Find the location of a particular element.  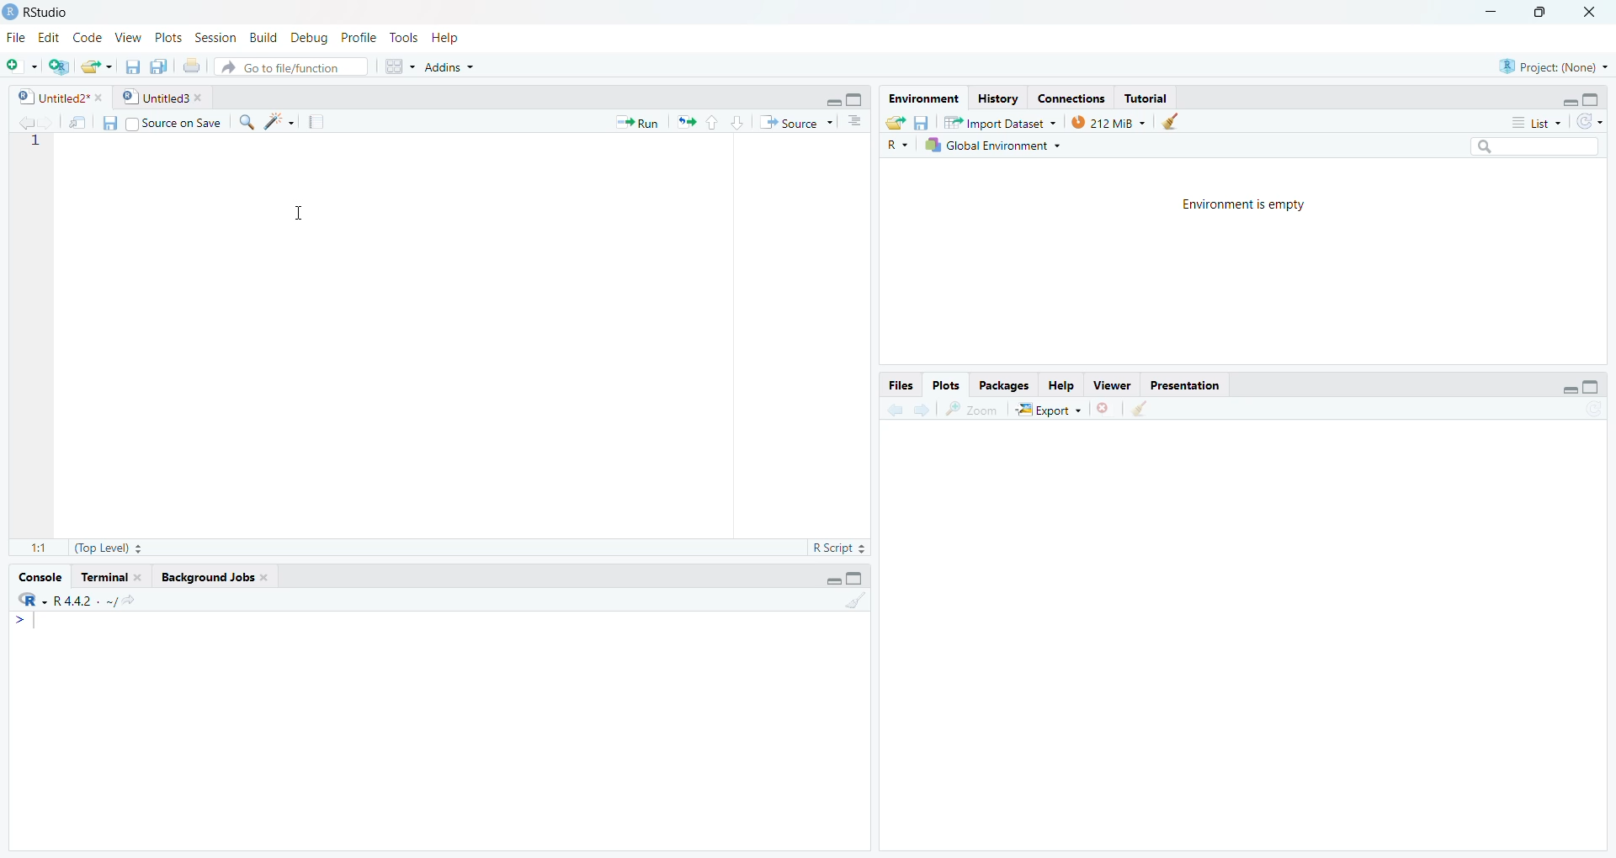

open an existing file is located at coordinates (98, 67).